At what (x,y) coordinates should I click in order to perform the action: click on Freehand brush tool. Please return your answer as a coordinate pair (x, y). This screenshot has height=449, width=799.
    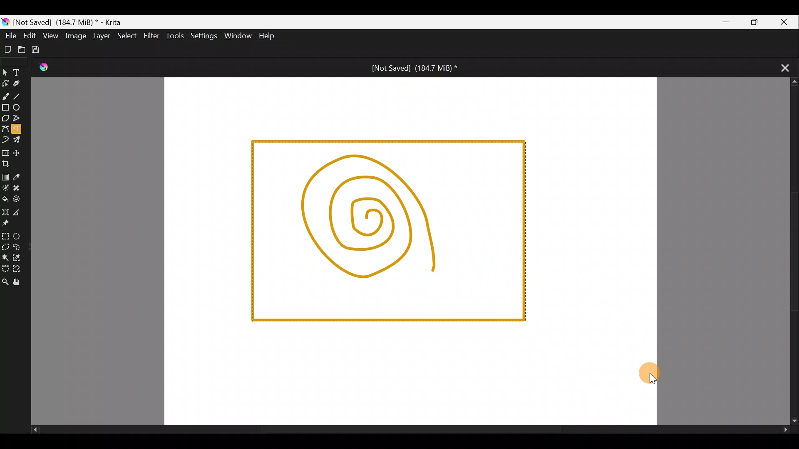
    Looking at the image, I should click on (5, 96).